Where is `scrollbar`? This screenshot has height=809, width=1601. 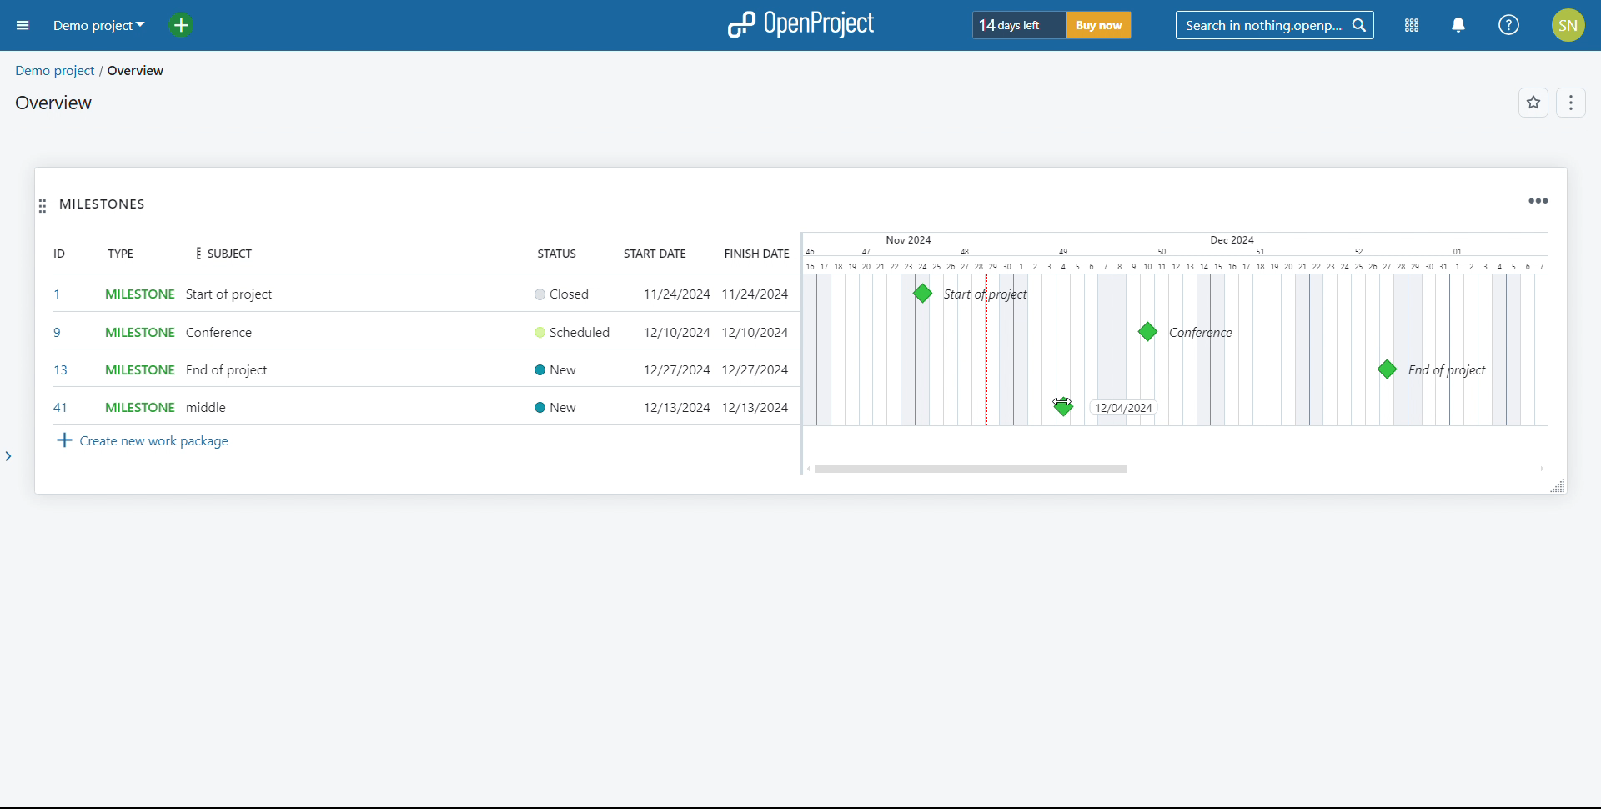 scrollbar is located at coordinates (973, 469).